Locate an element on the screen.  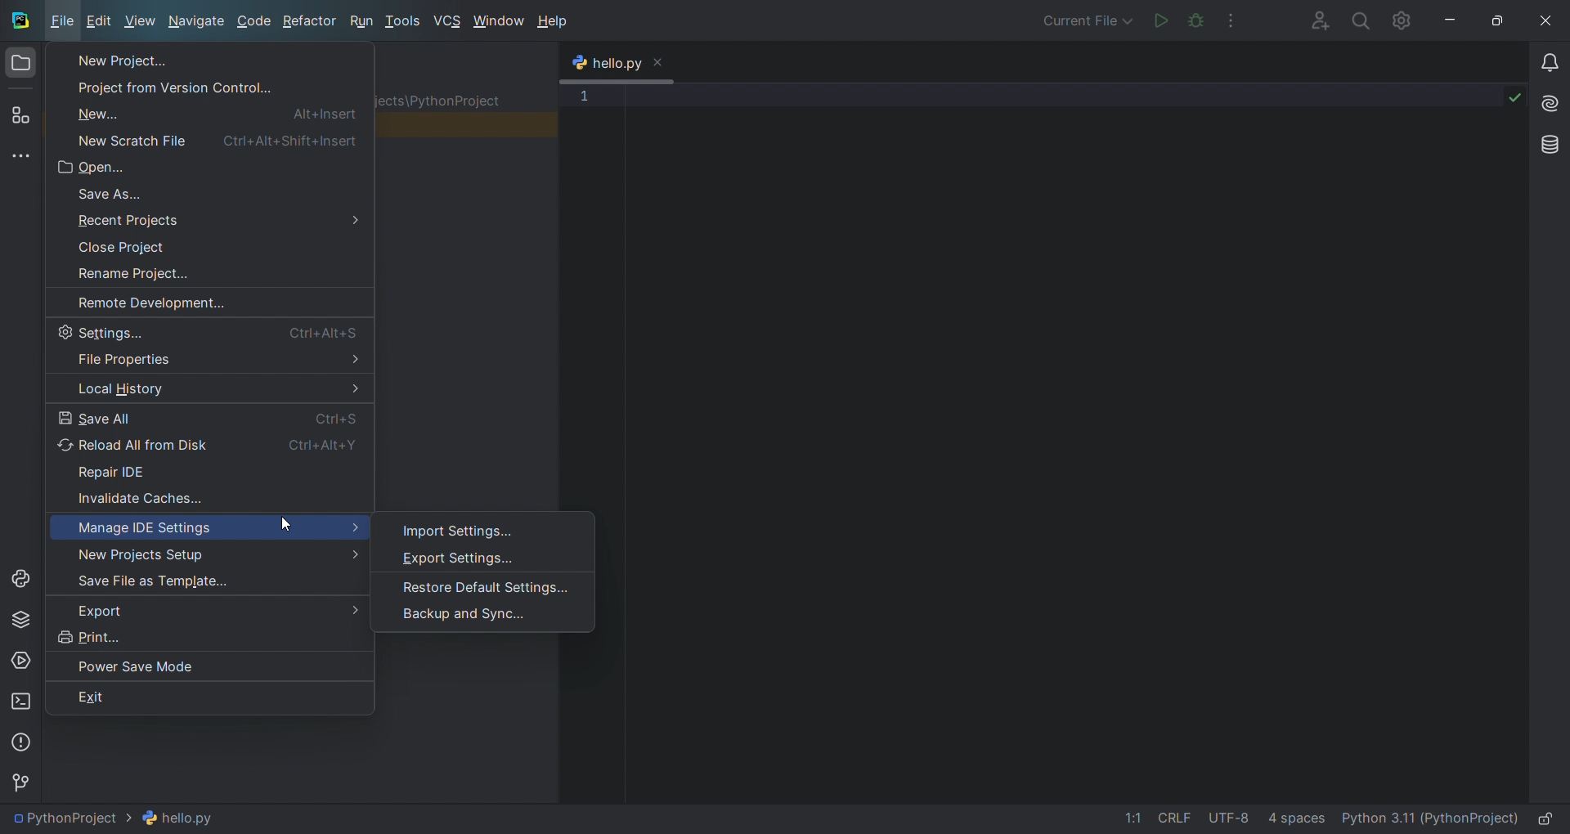
remote development is located at coordinates (207, 299).